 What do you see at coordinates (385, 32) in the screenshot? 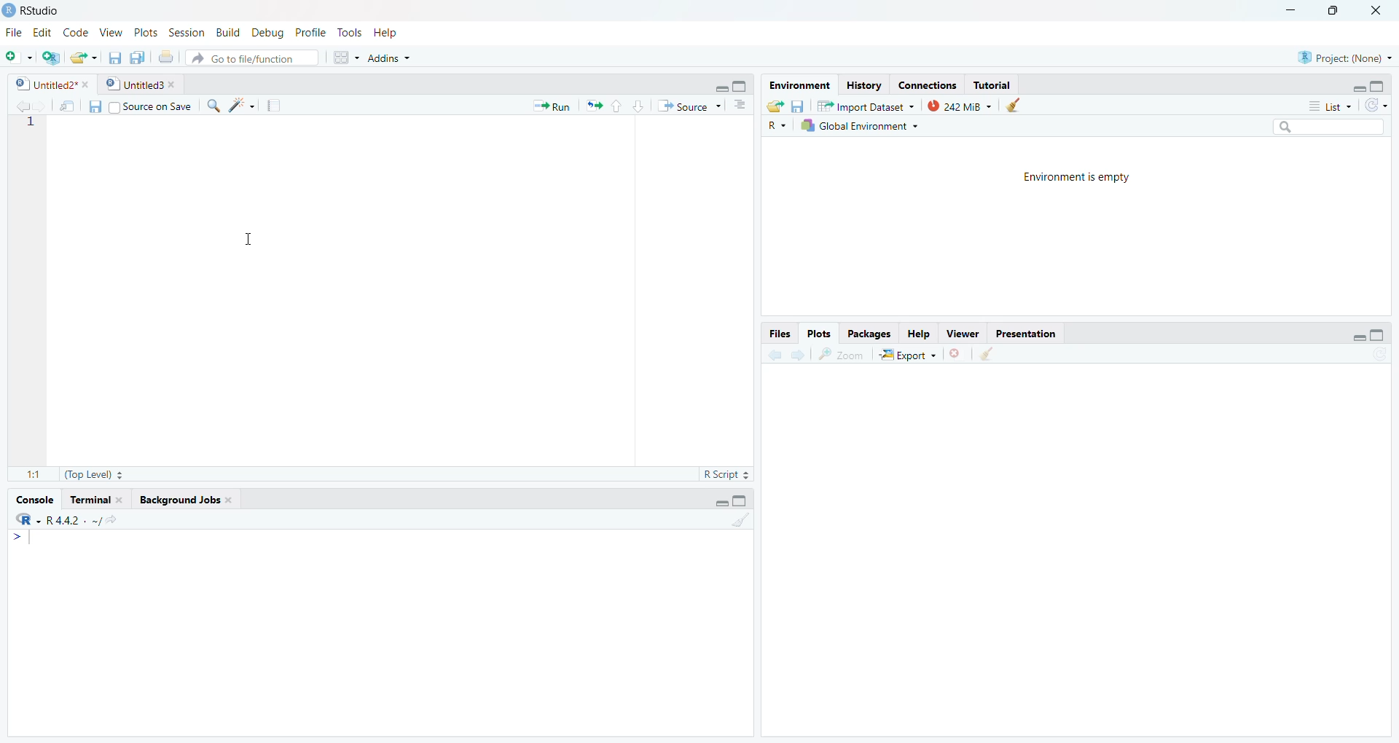
I see `Help` at bounding box center [385, 32].